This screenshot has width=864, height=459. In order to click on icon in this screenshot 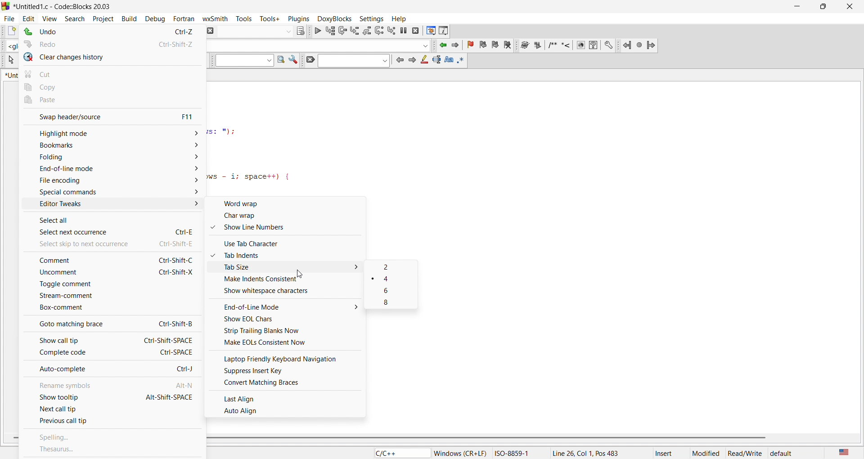, I will do `click(450, 61)`.